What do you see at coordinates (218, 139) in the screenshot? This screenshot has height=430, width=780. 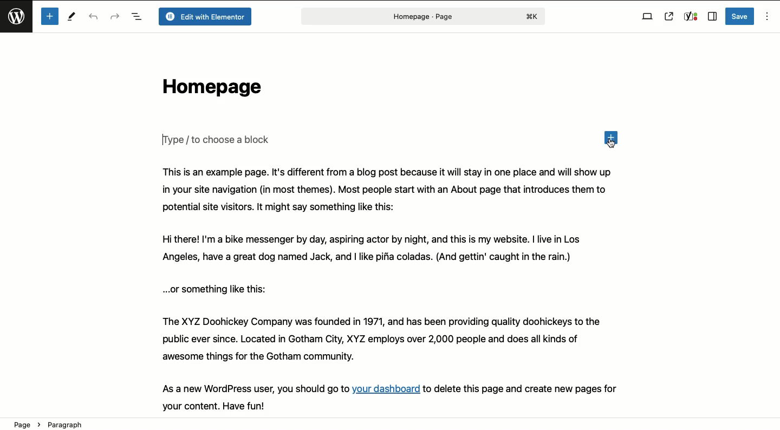 I see `Choose a block` at bounding box center [218, 139].